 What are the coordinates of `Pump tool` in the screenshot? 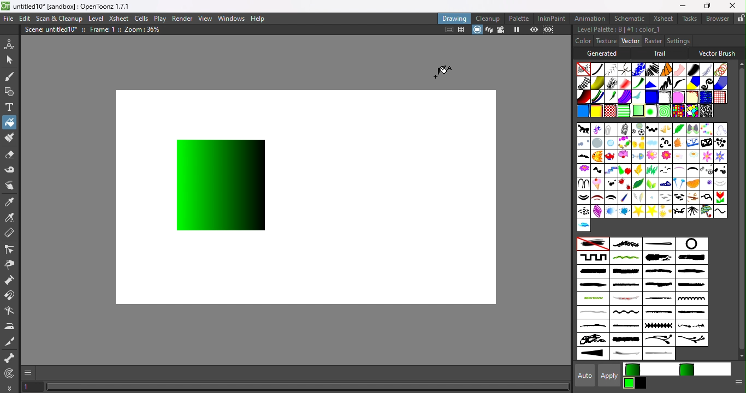 It's located at (13, 280).